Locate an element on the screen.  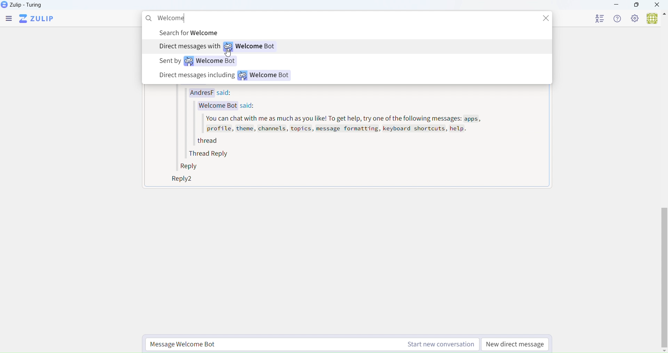
Userlist is located at coordinates (601, 18).